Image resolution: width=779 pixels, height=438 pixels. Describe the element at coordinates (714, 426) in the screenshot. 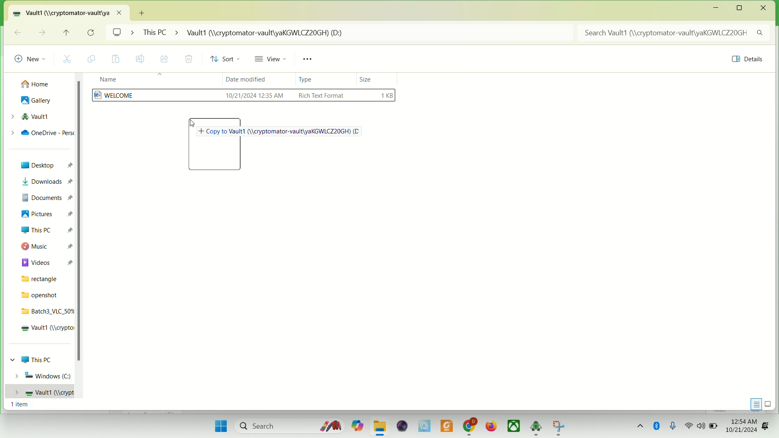

I see `battery` at that location.